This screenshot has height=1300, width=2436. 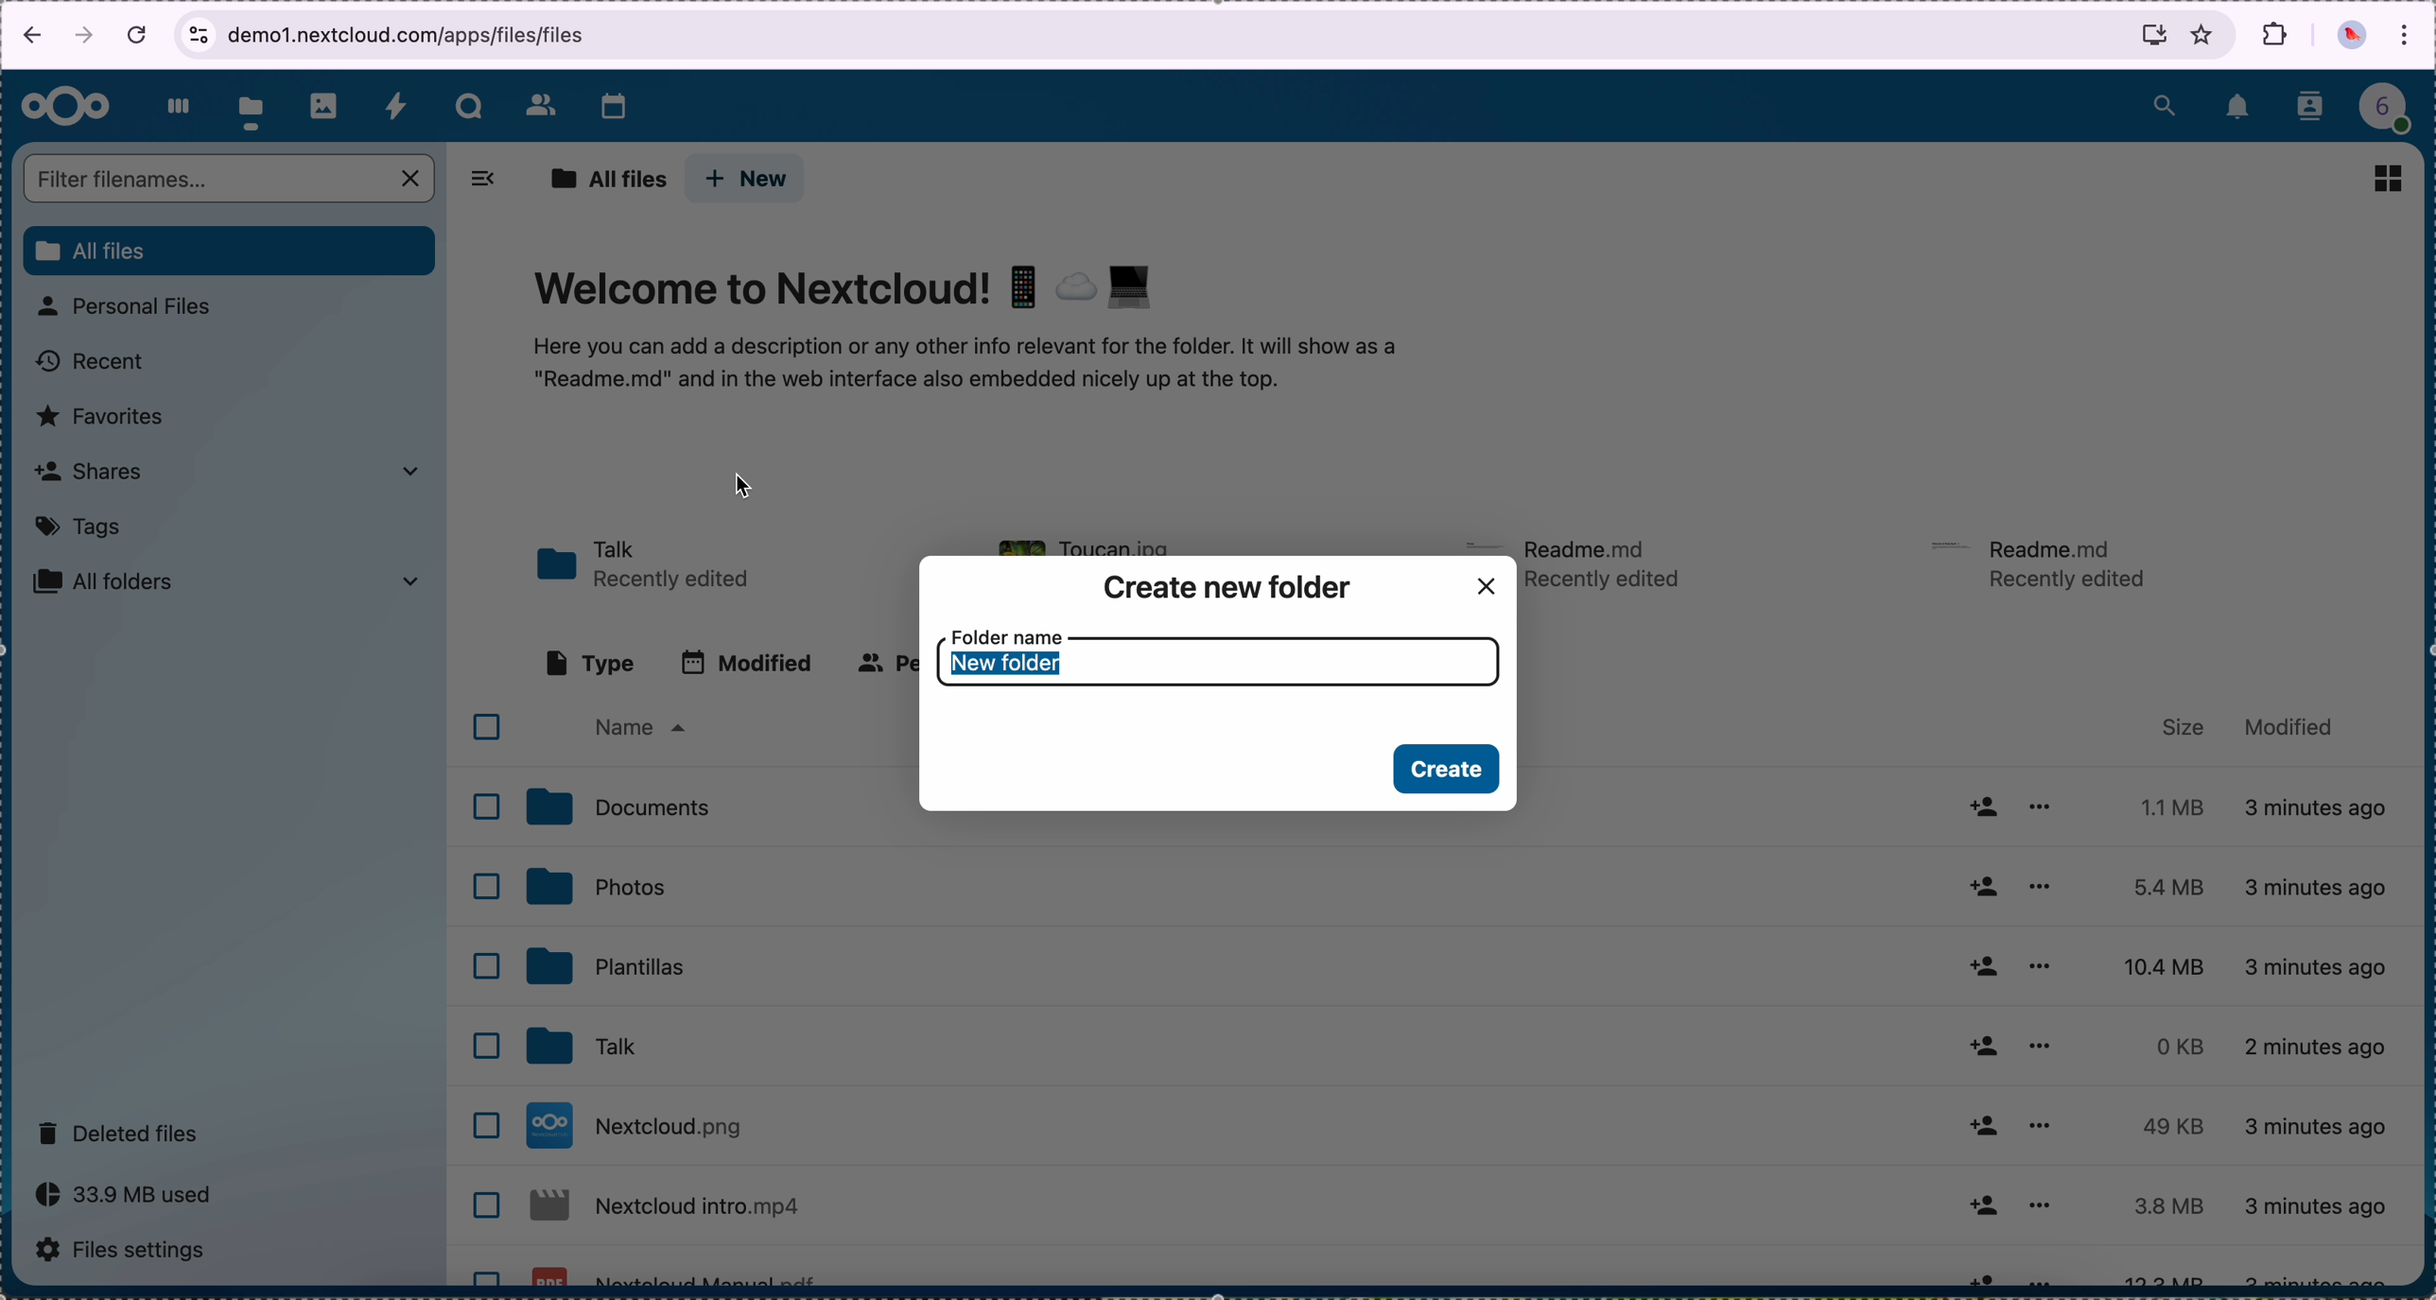 I want to click on share, so click(x=1982, y=1125).